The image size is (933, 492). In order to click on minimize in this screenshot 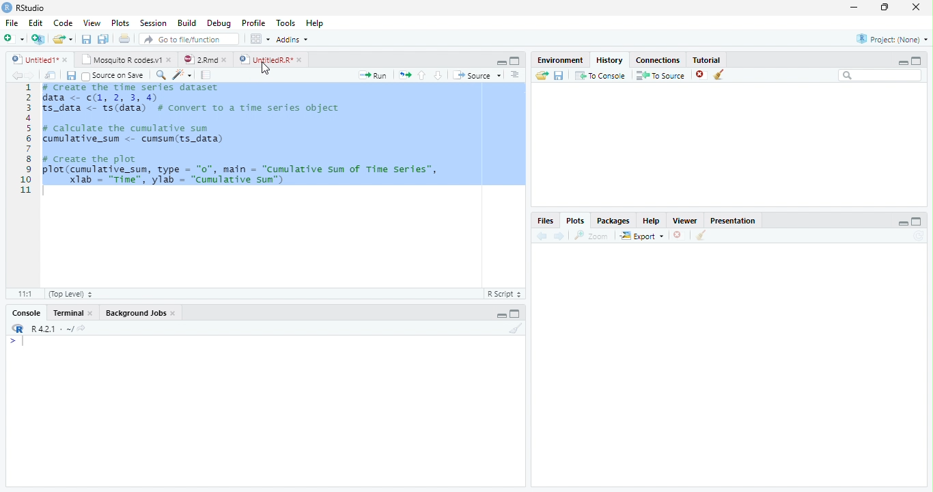, I will do `click(853, 8)`.